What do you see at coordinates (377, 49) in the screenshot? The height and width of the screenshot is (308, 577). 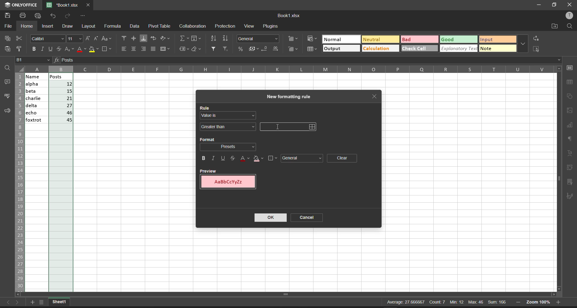 I see `Calculation` at bounding box center [377, 49].